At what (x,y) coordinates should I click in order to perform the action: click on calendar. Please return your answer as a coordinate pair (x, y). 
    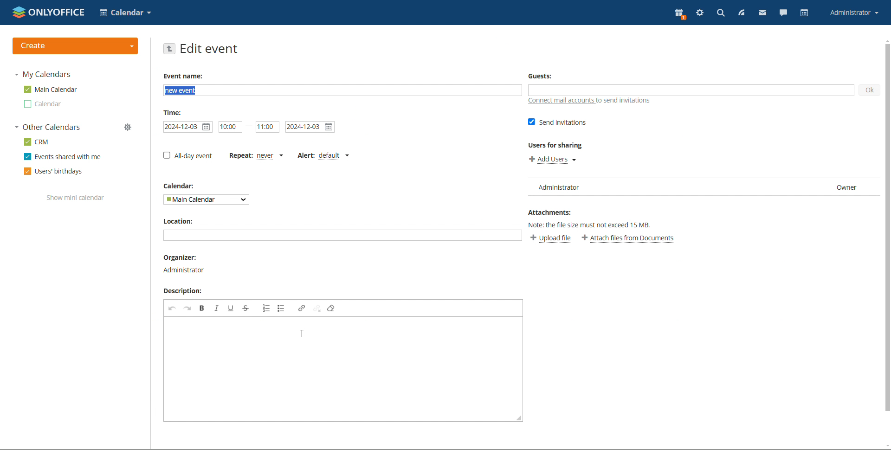
    Looking at the image, I should click on (805, 13).